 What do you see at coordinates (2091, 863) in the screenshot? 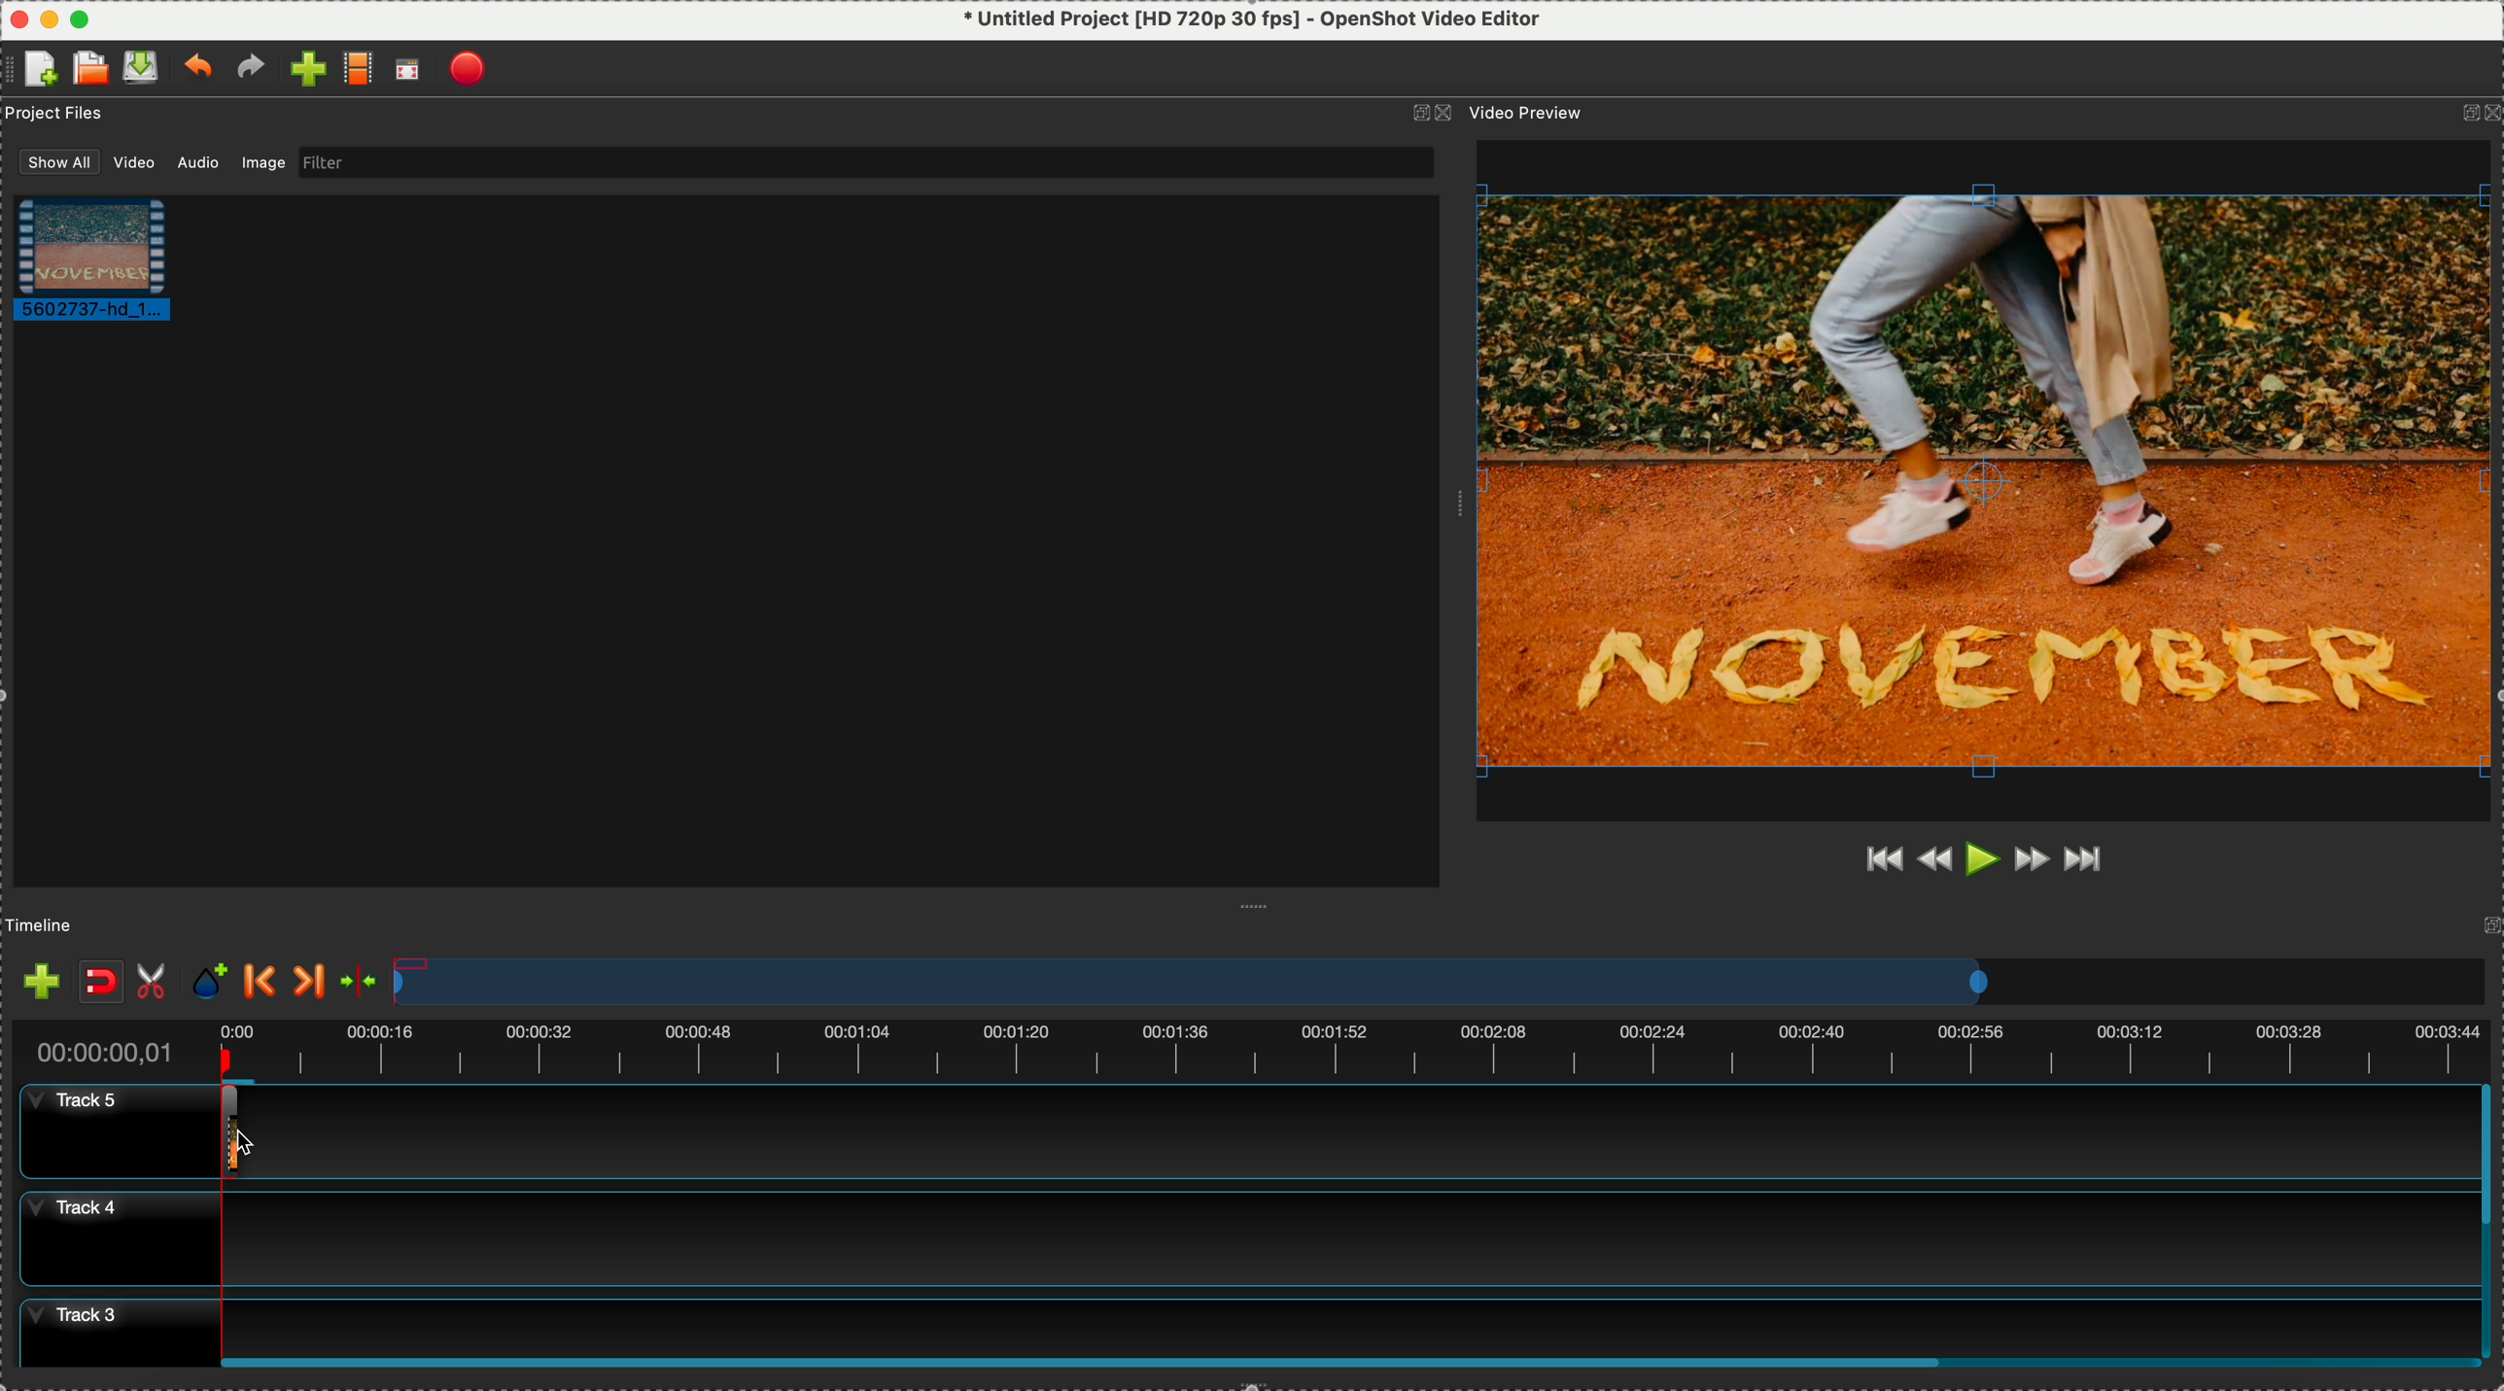
I see `jump to end` at bounding box center [2091, 863].